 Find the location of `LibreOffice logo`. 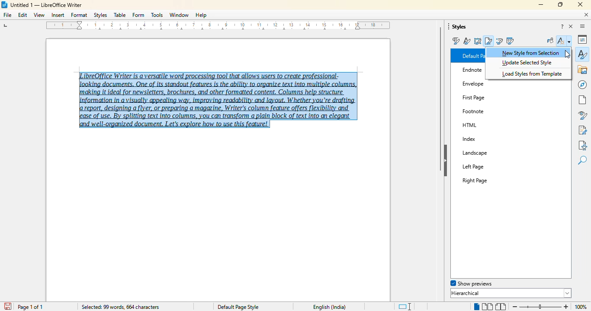

LibreOffice logo is located at coordinates (5, 4).